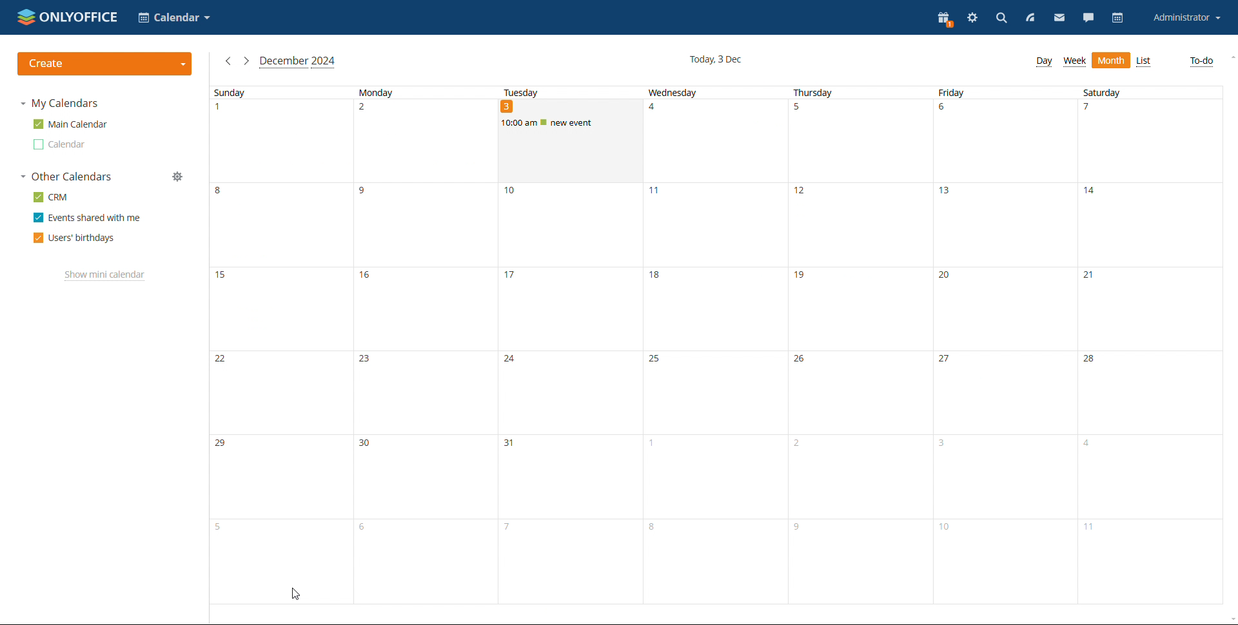 The width and height of the screenshot is (1238, 625). I want to click on 1, so click(712, 477).